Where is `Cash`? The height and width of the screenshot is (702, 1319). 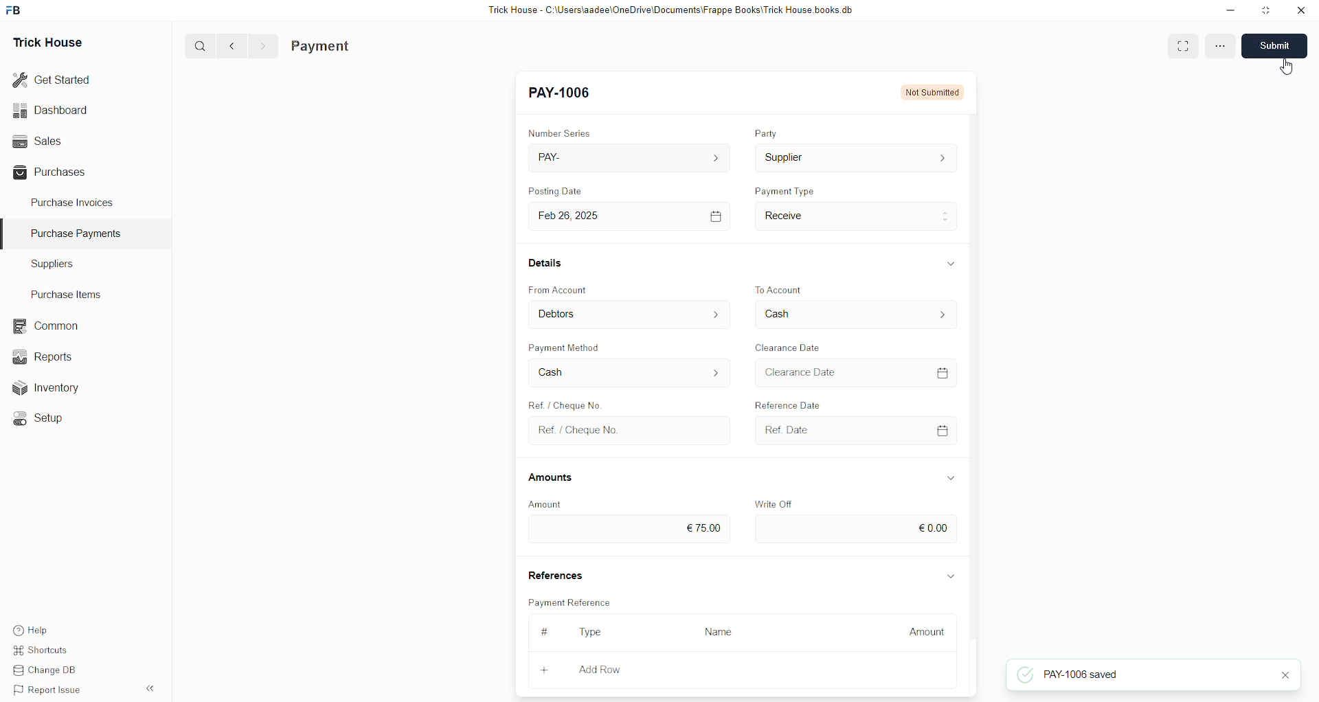 Cash is located at coordinates (853, 315).